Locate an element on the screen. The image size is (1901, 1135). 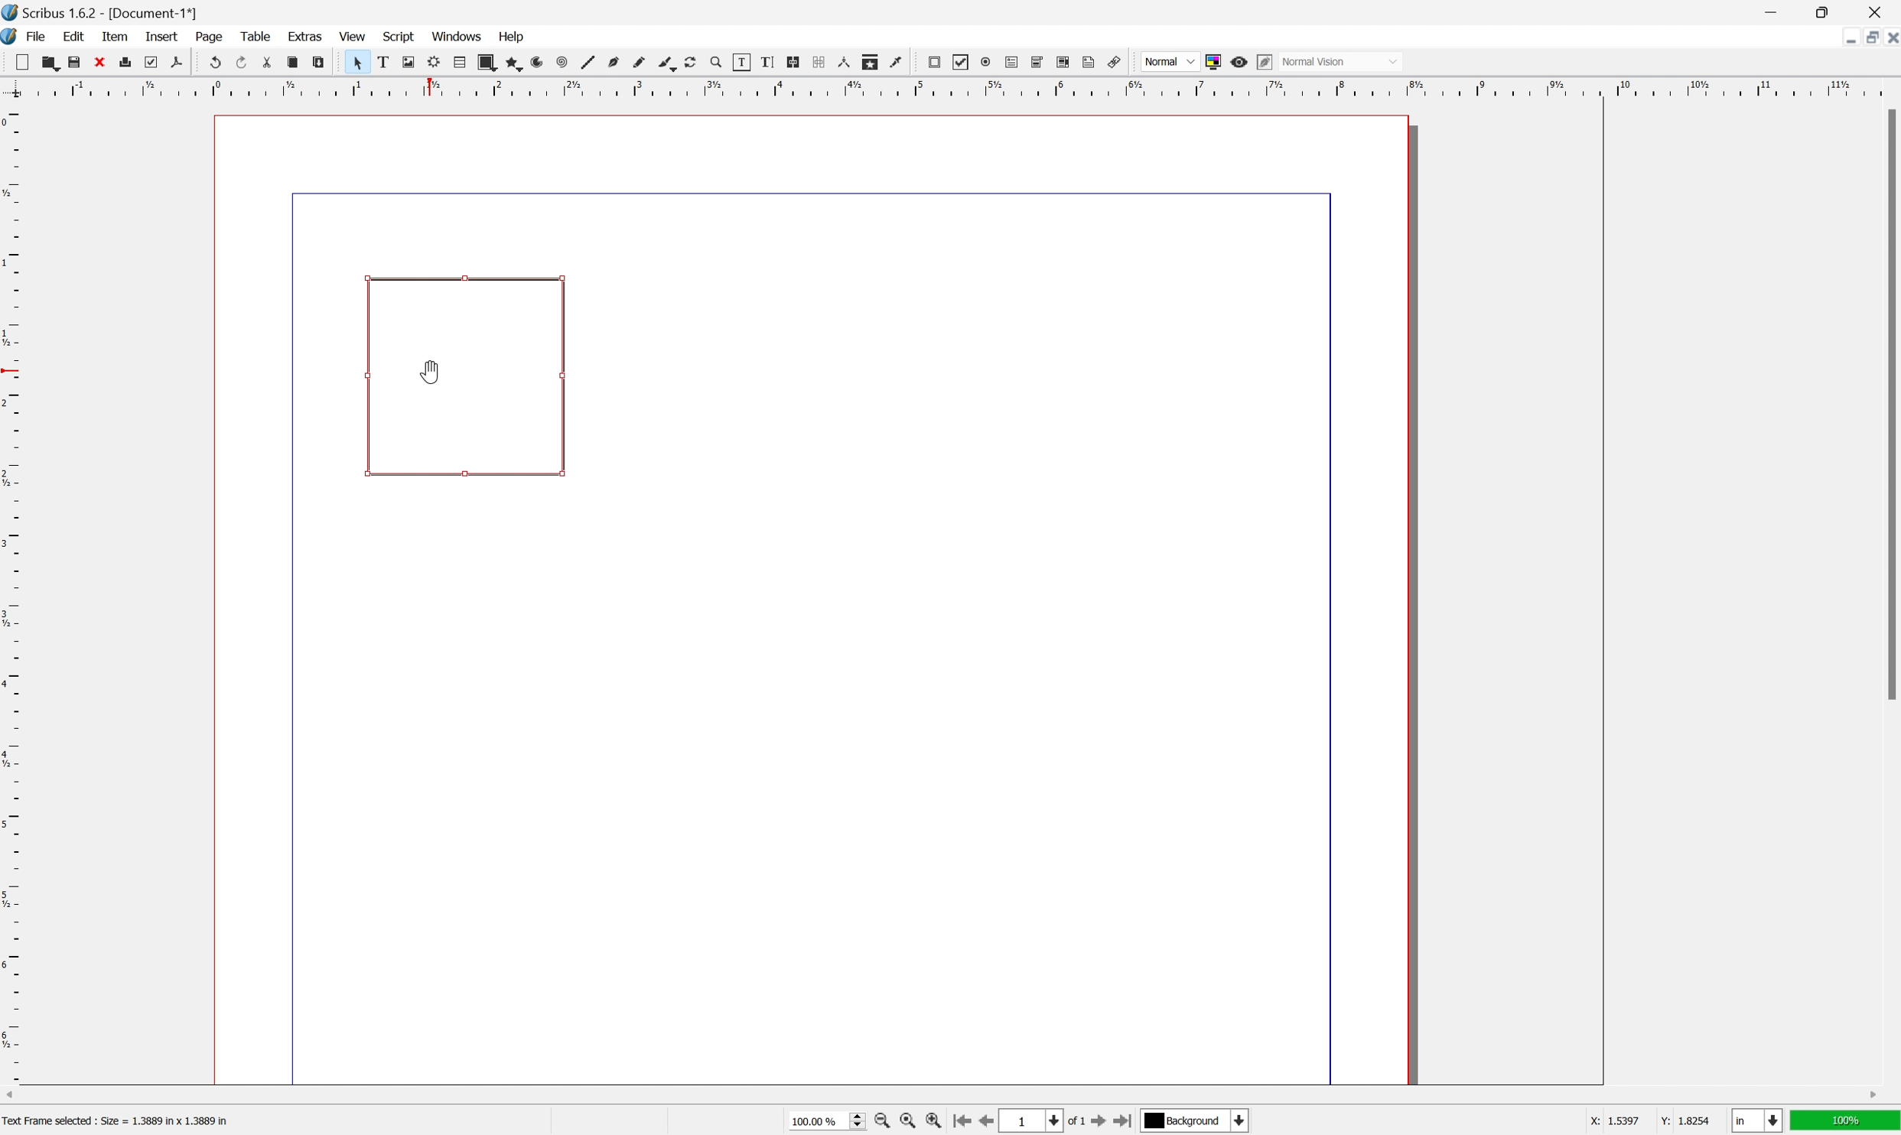
text frame is located at coordinates (381, 62).